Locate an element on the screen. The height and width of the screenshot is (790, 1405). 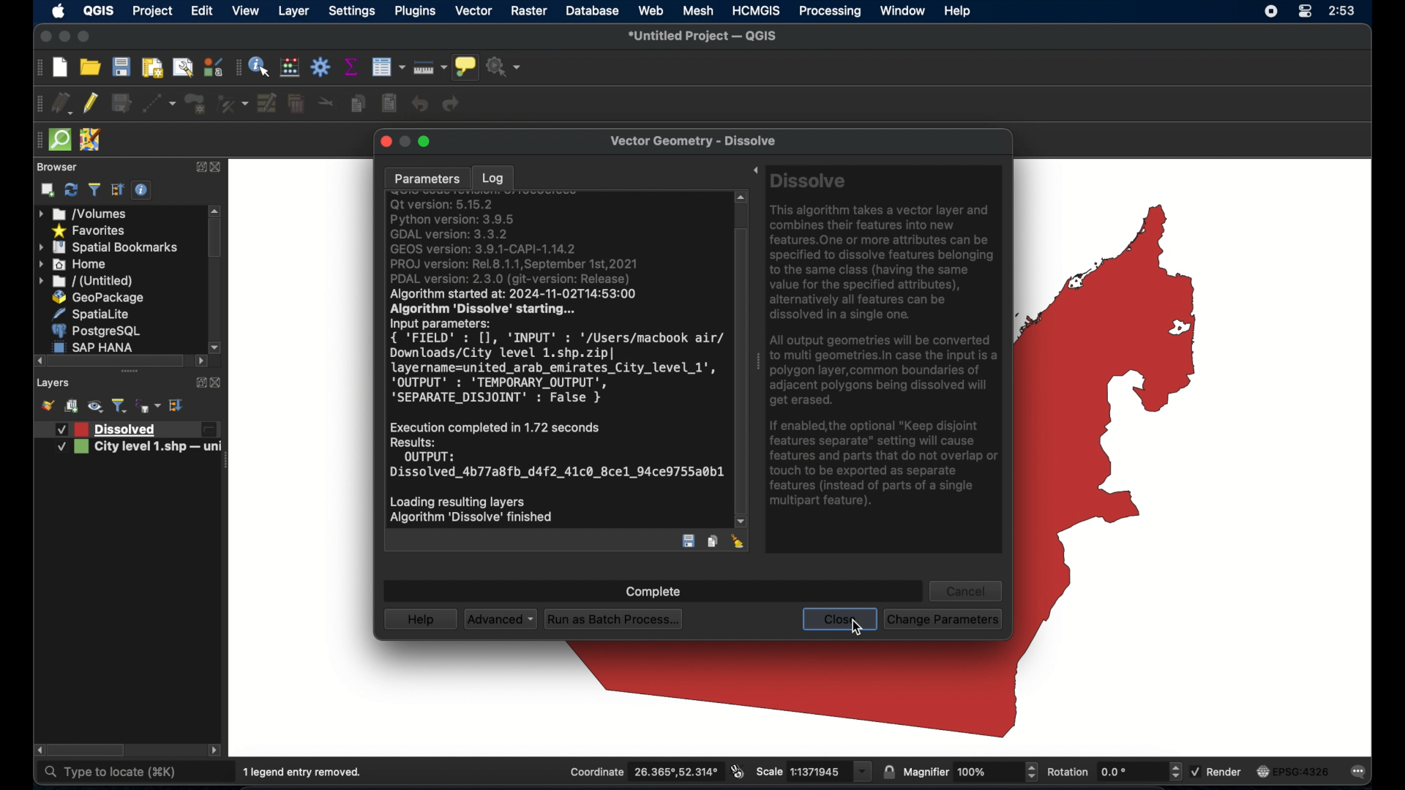
expand is located at coordinates (199, 165).